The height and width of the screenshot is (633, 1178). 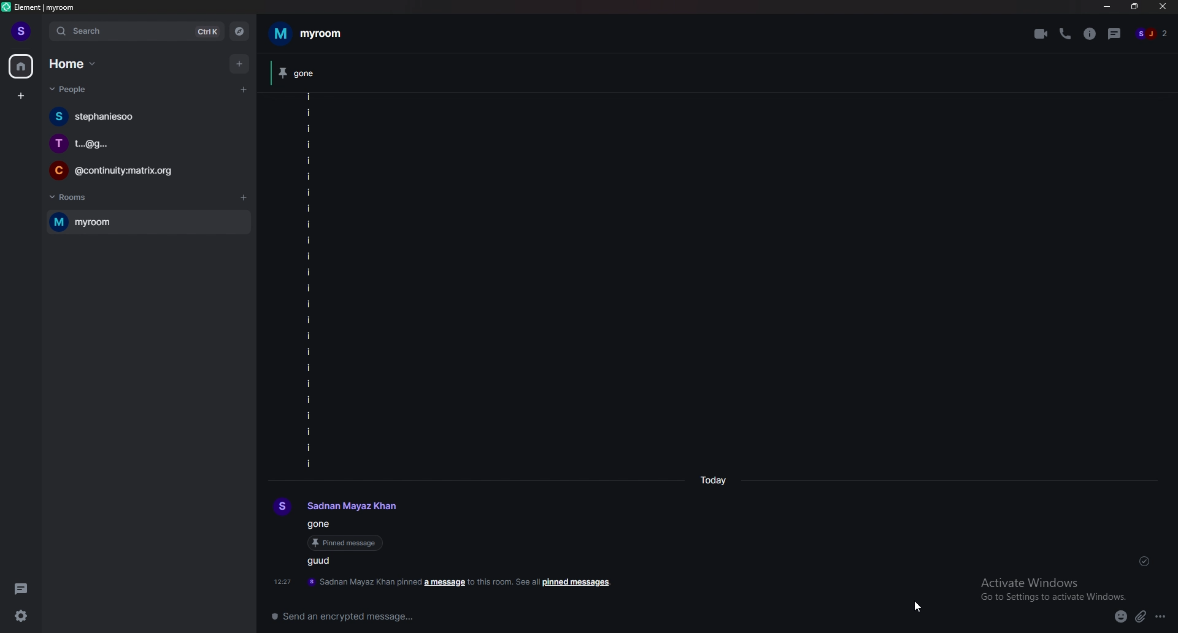 I want to click on room info, so click(x=1090, y=34).